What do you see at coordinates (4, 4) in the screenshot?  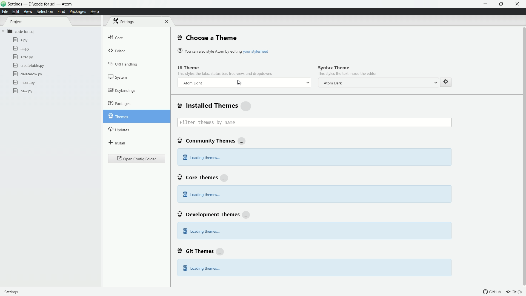 I see `logo` at bounding box center [4, 4].